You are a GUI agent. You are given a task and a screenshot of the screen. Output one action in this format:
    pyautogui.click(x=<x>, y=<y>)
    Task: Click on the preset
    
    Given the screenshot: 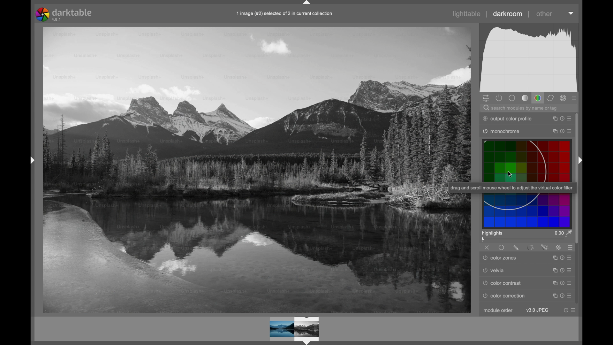 What is the action you would take?
    pyautogui.click(x=570, y=118)
    